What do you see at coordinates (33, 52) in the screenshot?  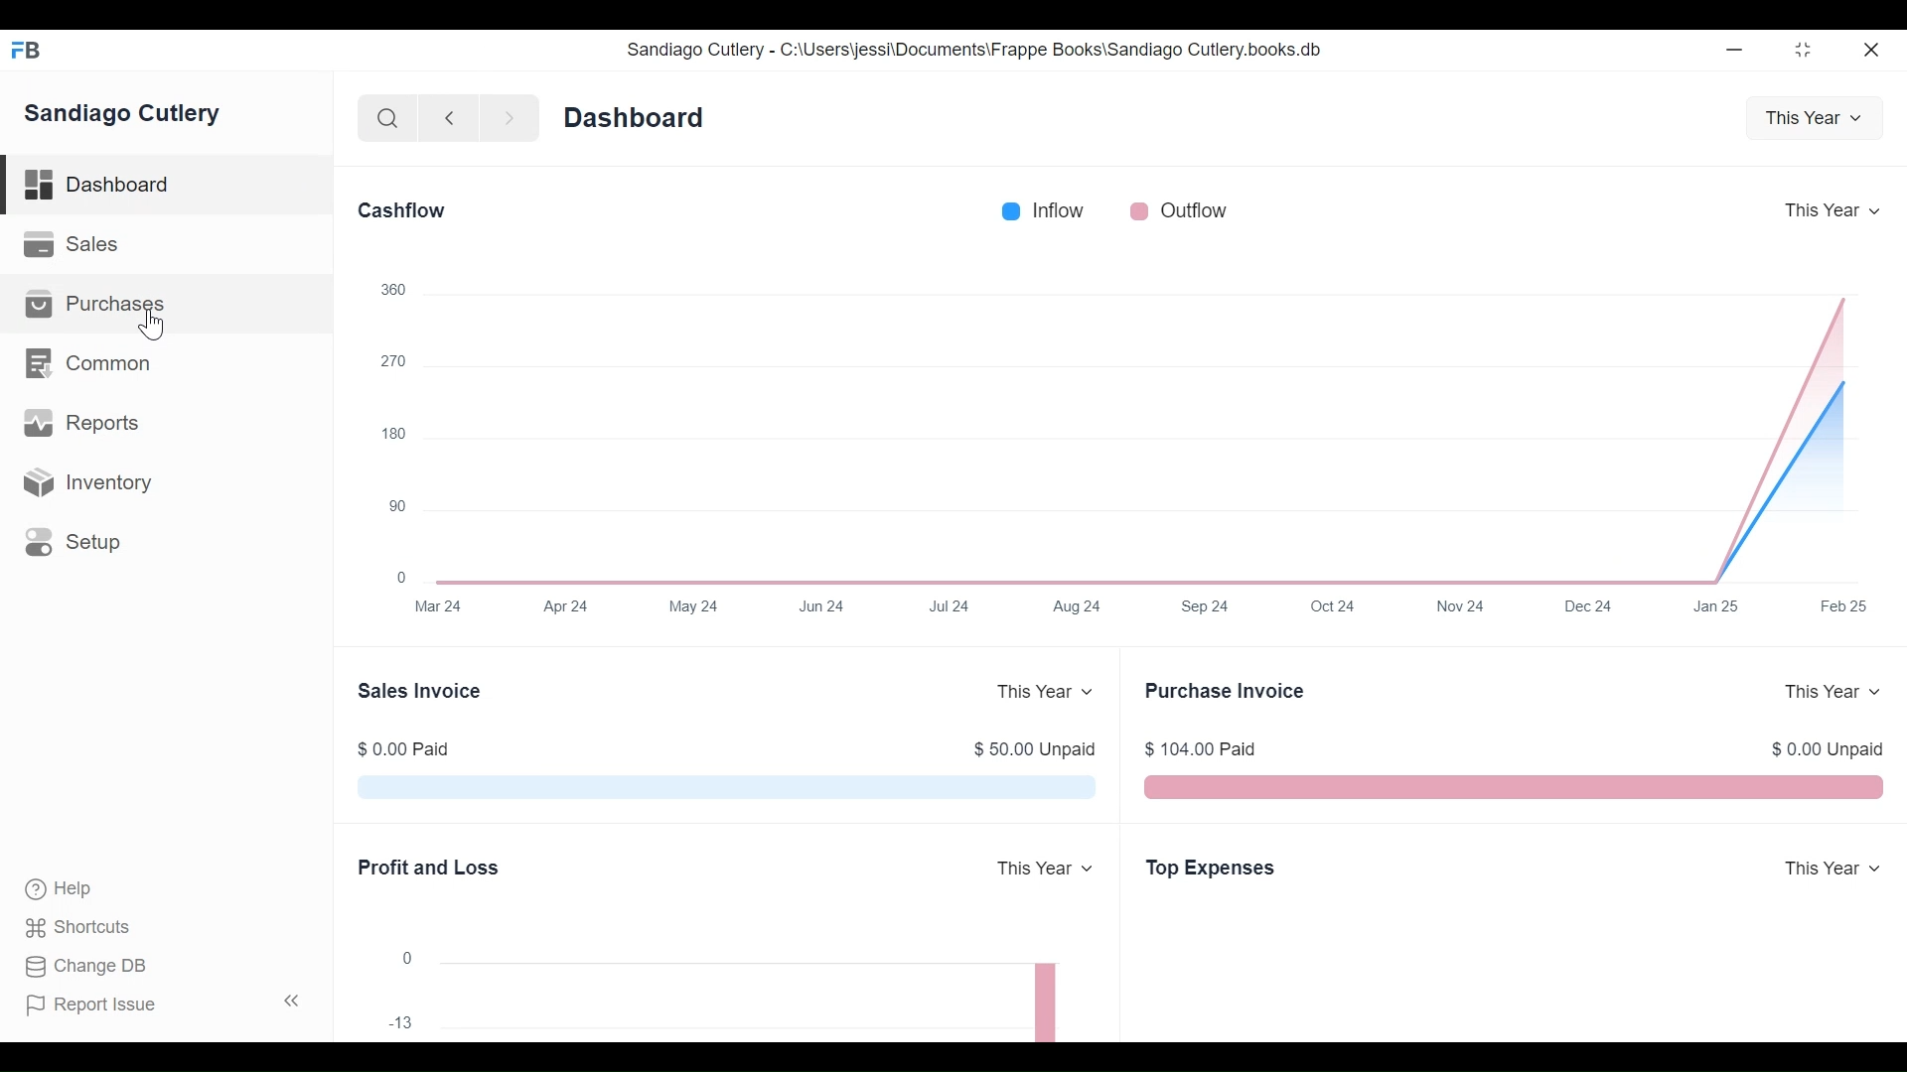 I see `Frappe Books Desktop icon` at bounding box center [33, 52].